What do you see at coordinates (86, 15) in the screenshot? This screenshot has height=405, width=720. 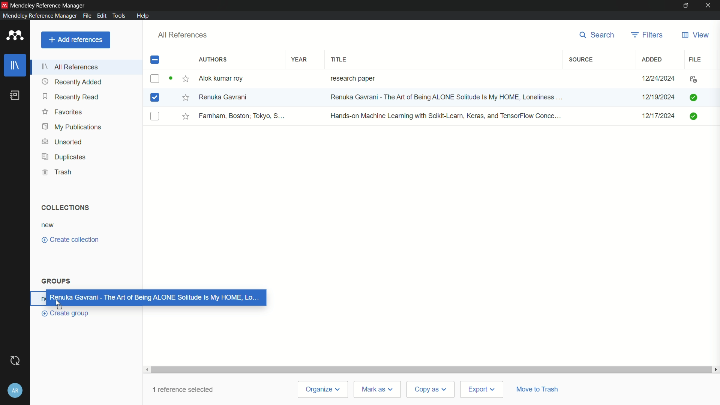 I see `file menu` at bounding box center [86, 15].